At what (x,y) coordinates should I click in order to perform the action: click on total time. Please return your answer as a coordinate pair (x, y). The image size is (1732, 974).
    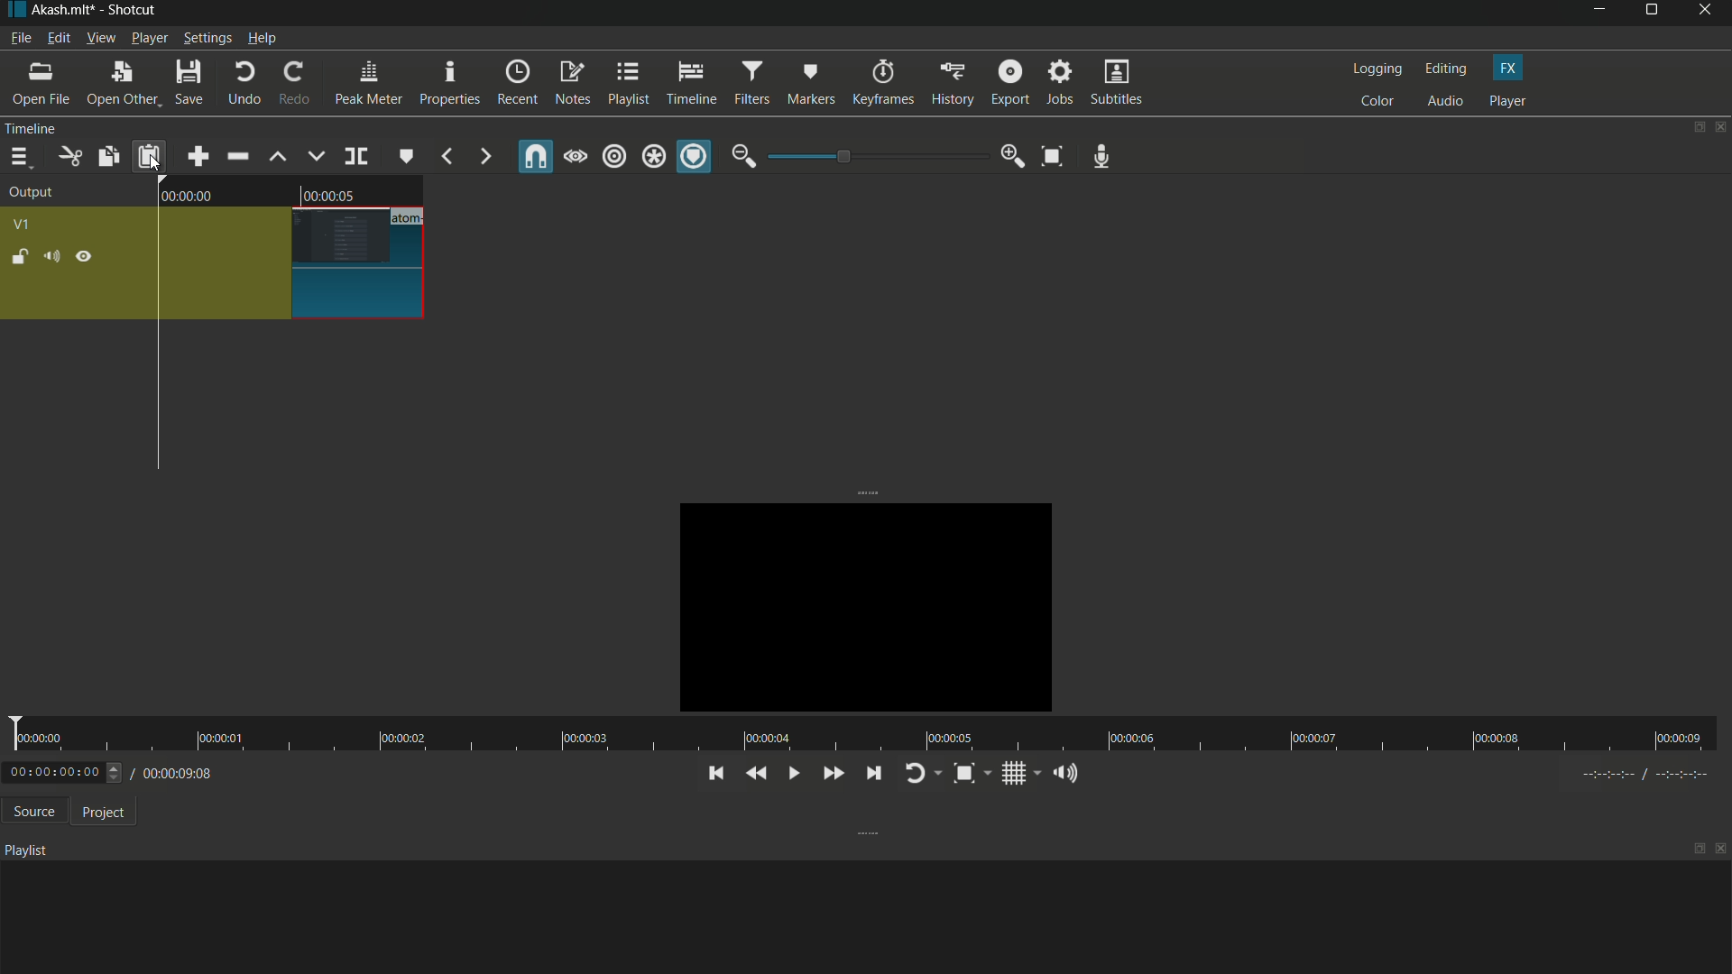
    Looking at the image, I should click on (199, 823).